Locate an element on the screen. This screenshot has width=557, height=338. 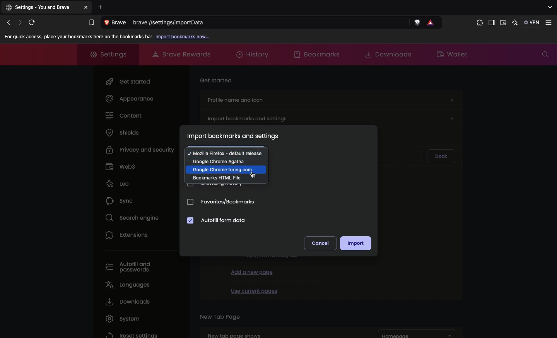
Autofill form data is located at coordinates (217, 221).